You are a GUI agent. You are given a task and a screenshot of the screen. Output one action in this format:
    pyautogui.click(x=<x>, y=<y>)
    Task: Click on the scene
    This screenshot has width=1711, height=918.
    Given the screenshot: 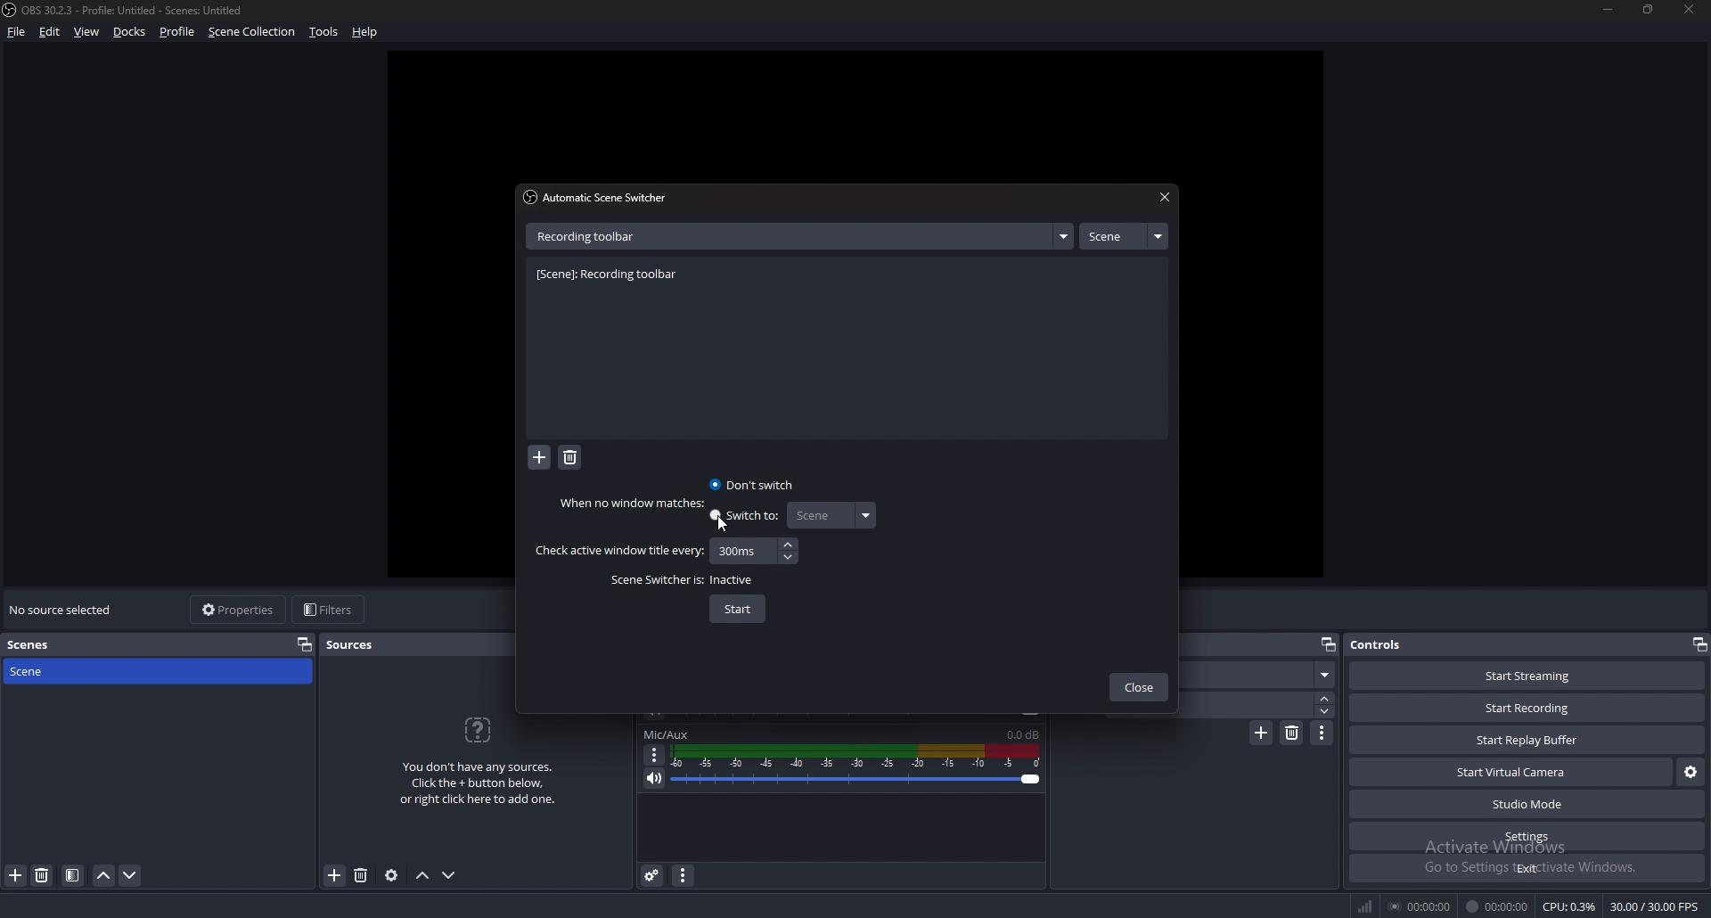 What is the action you would take?
    pyautogui.click(x=830, y=515)
    